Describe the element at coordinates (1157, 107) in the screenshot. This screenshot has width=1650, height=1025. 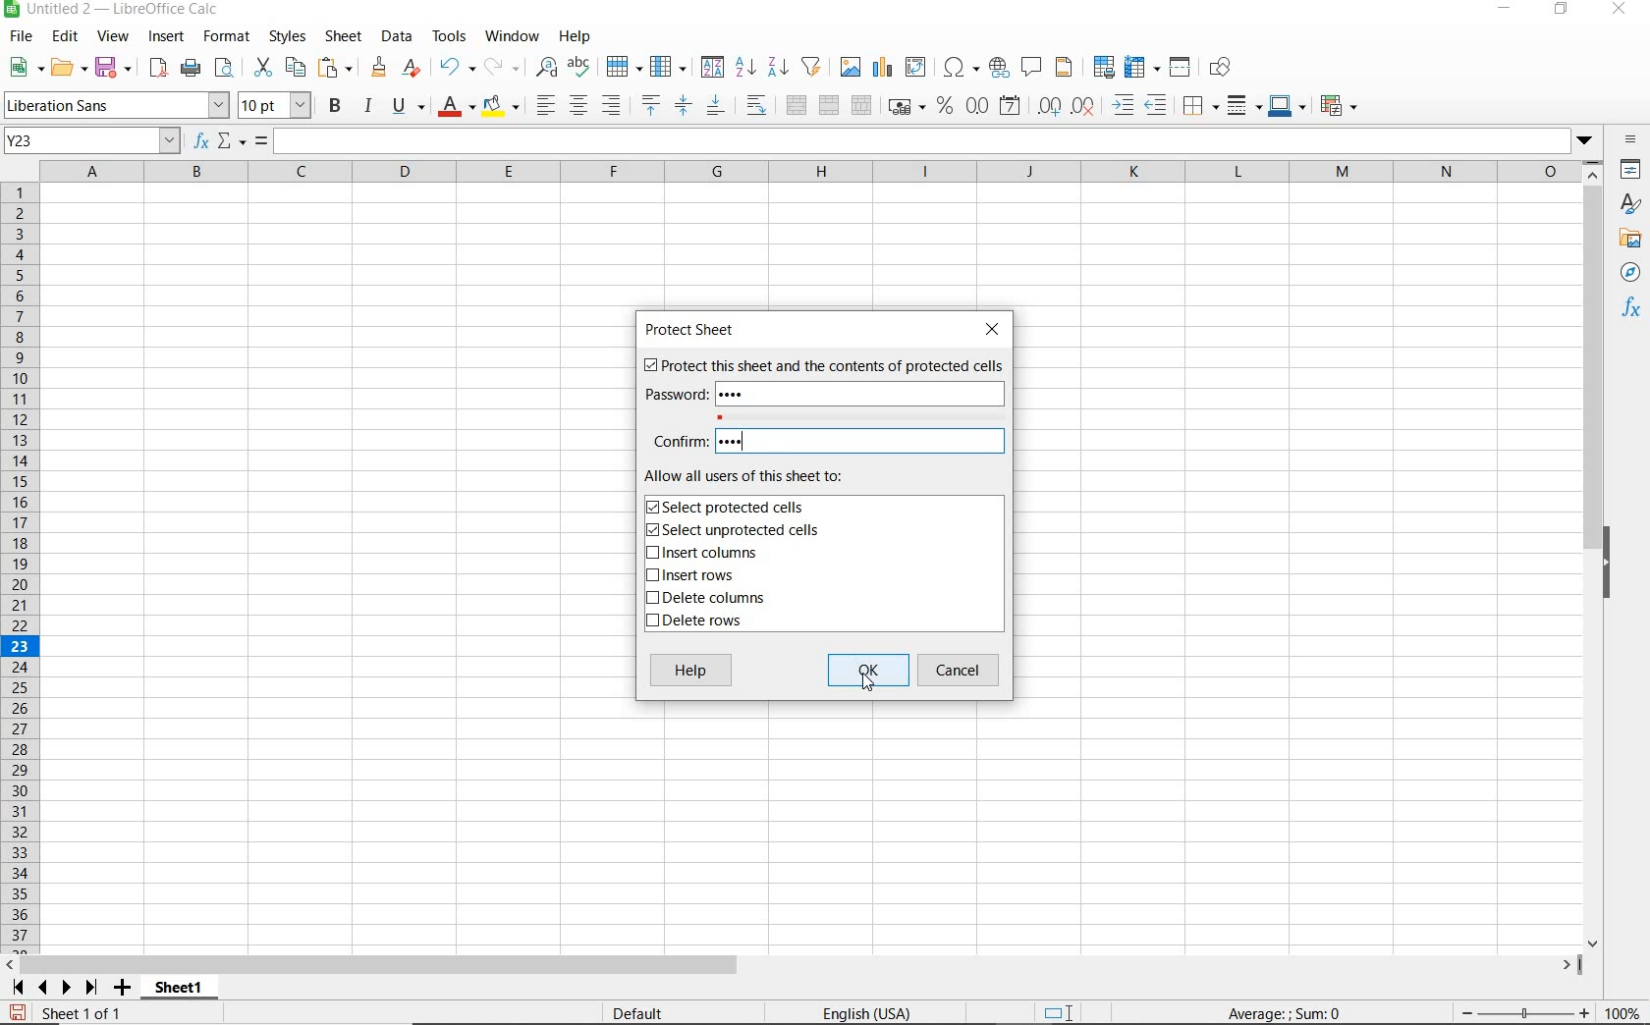
I see `DECREASE INDENT` at that location.